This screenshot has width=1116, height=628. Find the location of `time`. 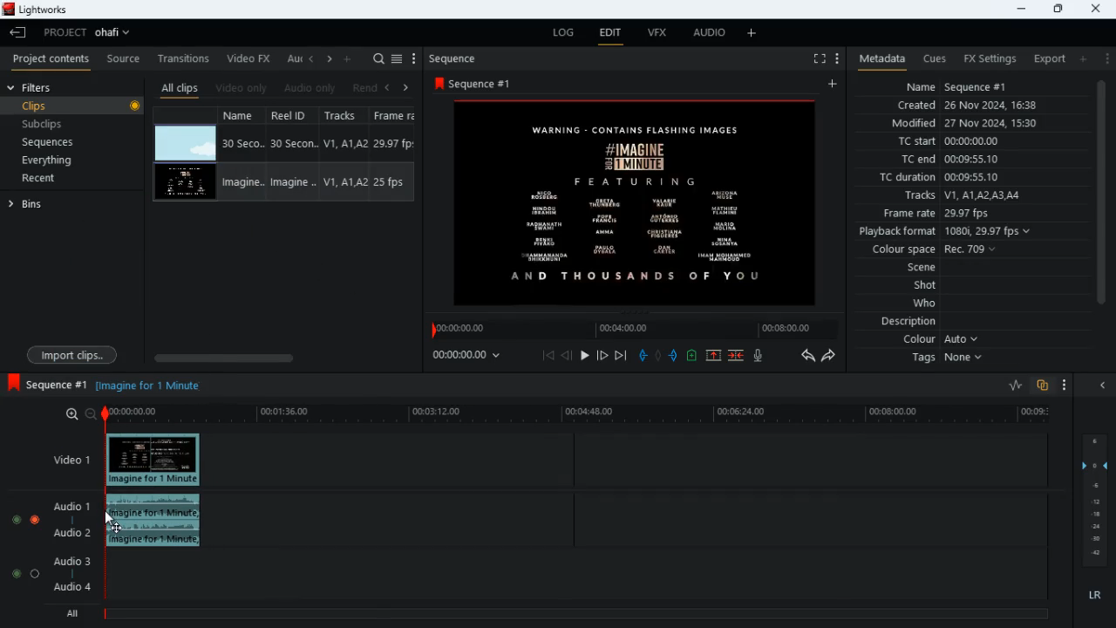

time is located at coordinates (474, 354).